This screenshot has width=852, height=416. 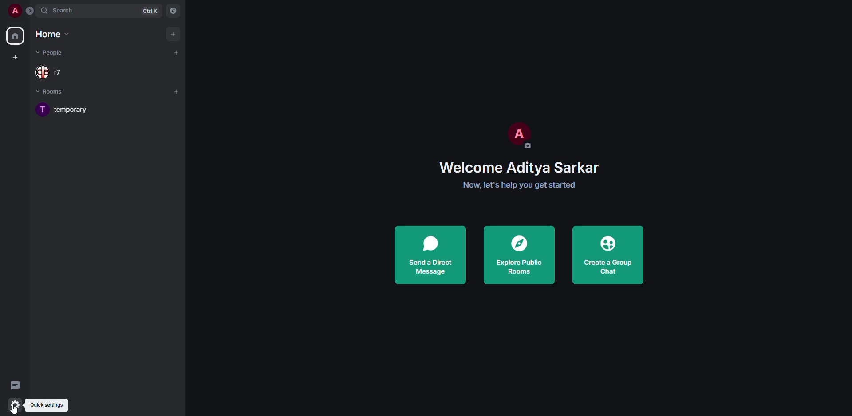 I want to click on threads, so click(x=14, y=385).